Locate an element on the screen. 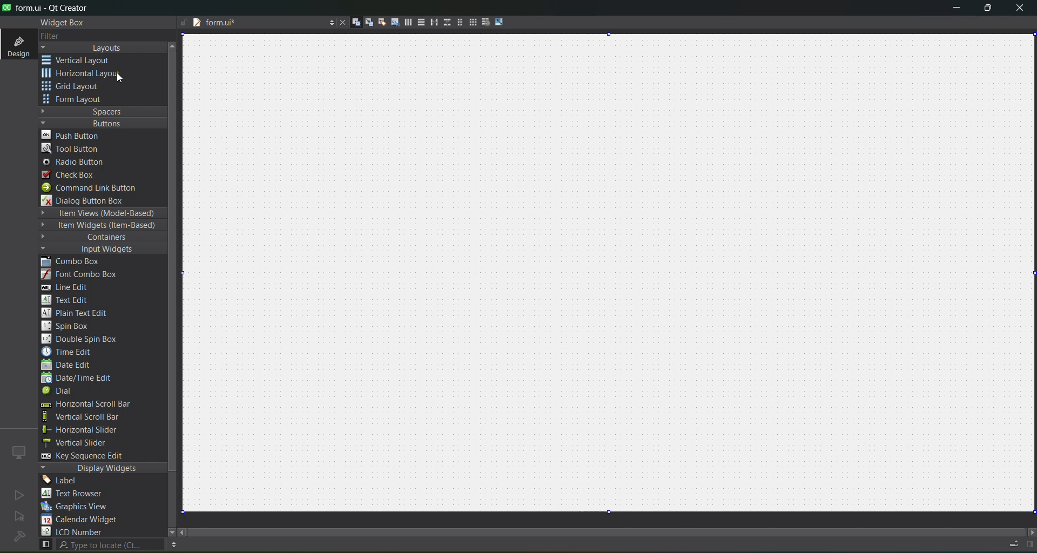 The width and height of the screenshot is (1037, 553). close document is located at coordinates (340, 23).